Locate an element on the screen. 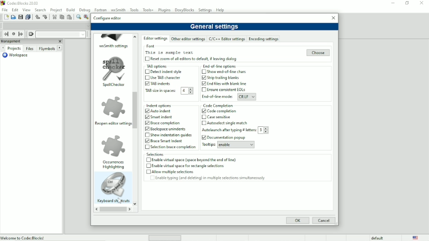 The image size is (429, 241). View is located at coordinates (27, 9).